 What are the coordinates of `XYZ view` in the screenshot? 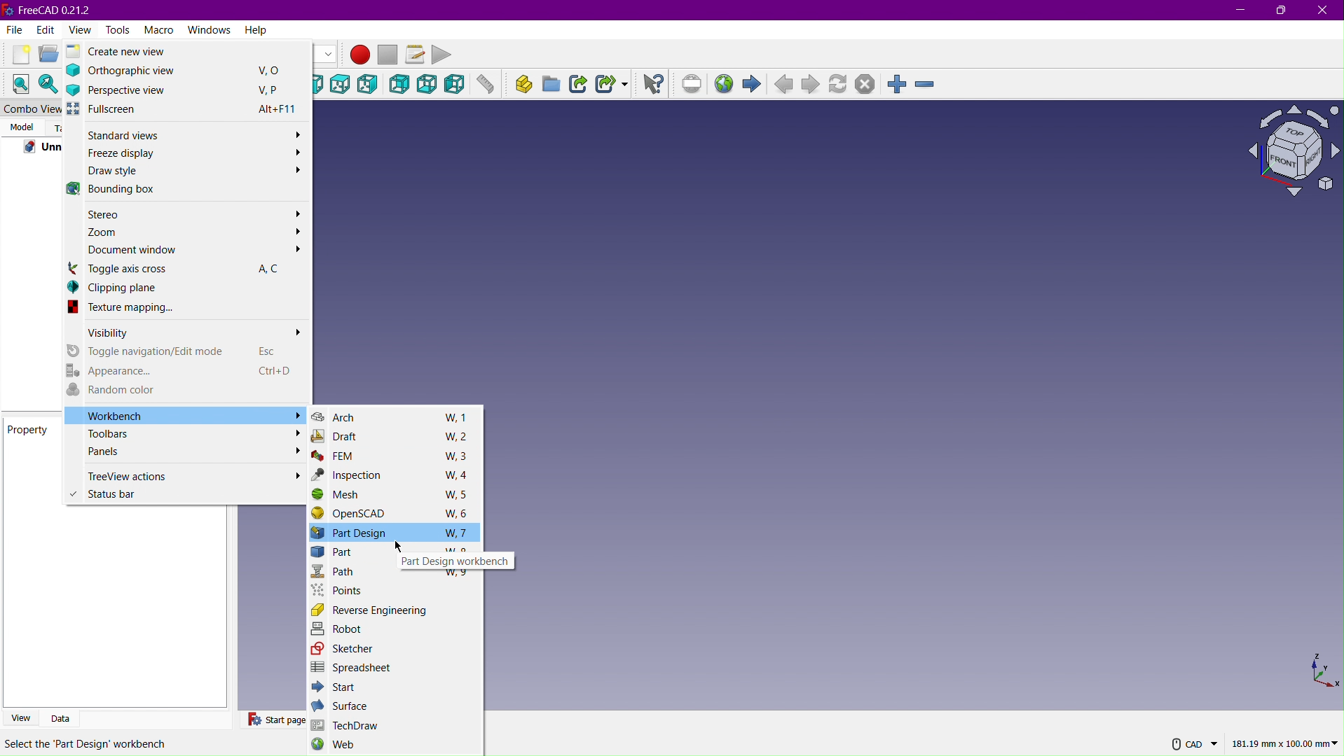 It's located at (1319, 671).